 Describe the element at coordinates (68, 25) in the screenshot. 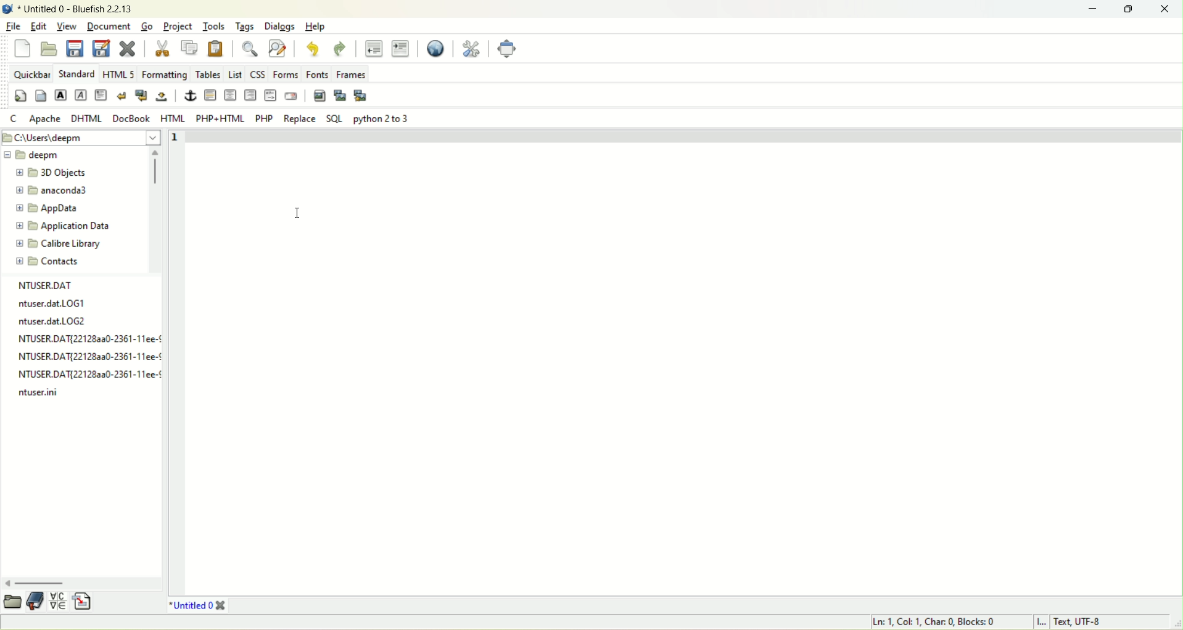

I see `view` at that location.